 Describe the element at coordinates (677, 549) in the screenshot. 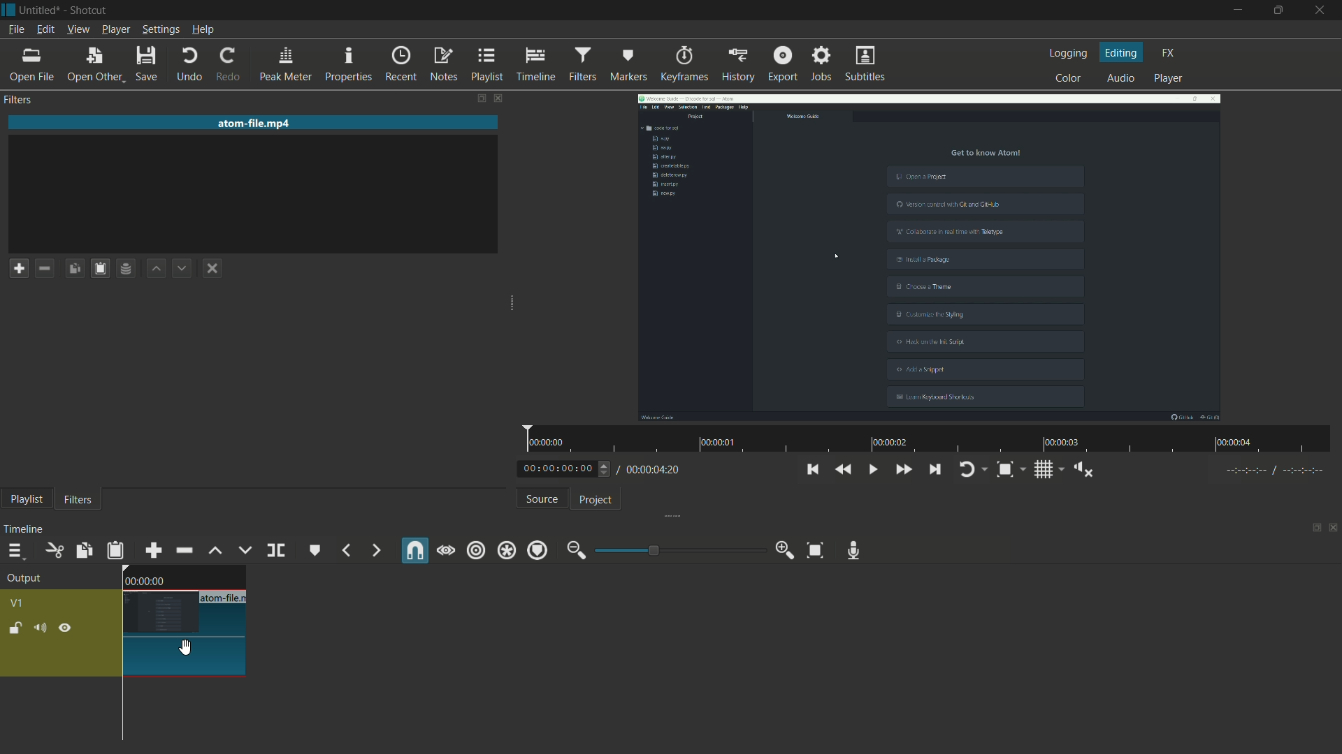

I see `zoom adjustment bar` at that location.